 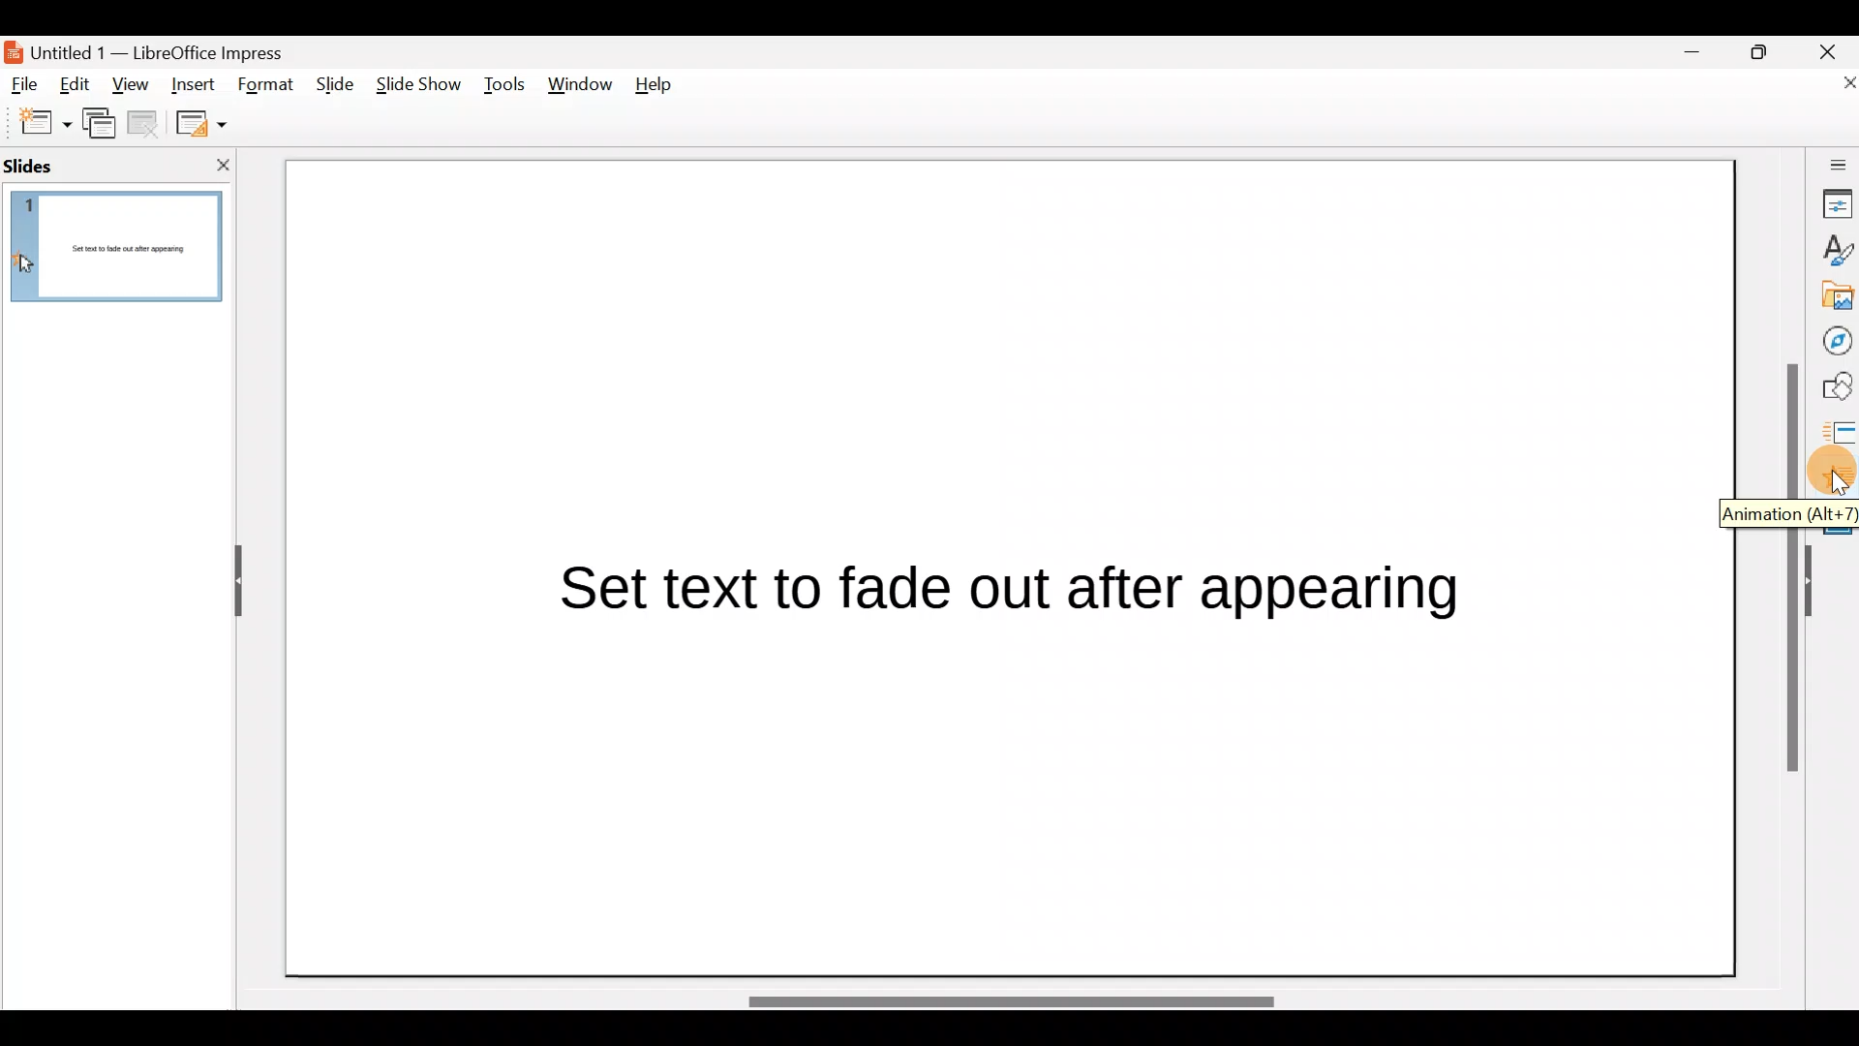 I want to click on Hide, so click(x=1814, y=588).